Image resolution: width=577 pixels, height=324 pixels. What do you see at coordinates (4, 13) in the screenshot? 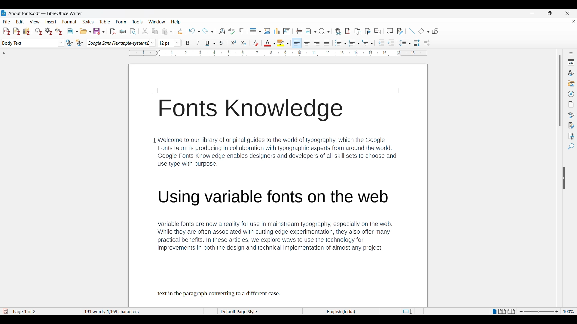
I see `Software logo` at bounding box center [4, 13].